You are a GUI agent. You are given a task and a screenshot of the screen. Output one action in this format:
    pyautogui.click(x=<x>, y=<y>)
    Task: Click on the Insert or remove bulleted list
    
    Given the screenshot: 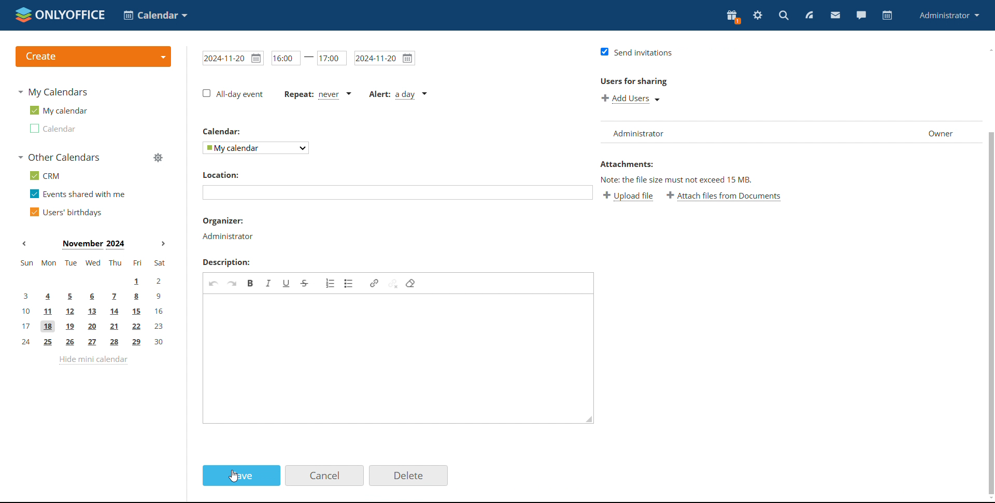 What is the action you would take?
    pyautogui.click(x=349, y=283)
    